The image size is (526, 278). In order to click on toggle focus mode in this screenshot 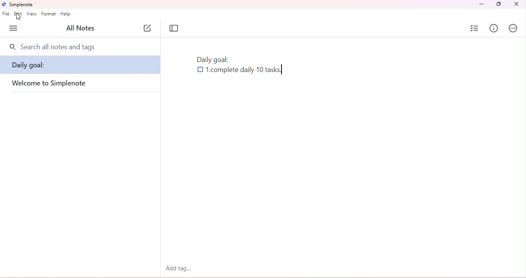, I will do `click(174, 28)`.